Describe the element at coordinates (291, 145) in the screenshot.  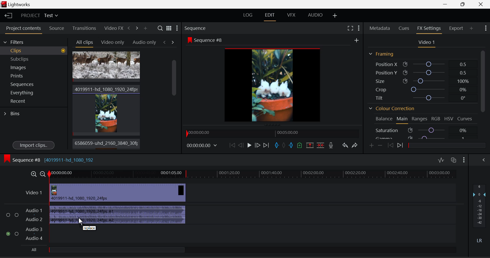
I see `Mark Out` at that location.